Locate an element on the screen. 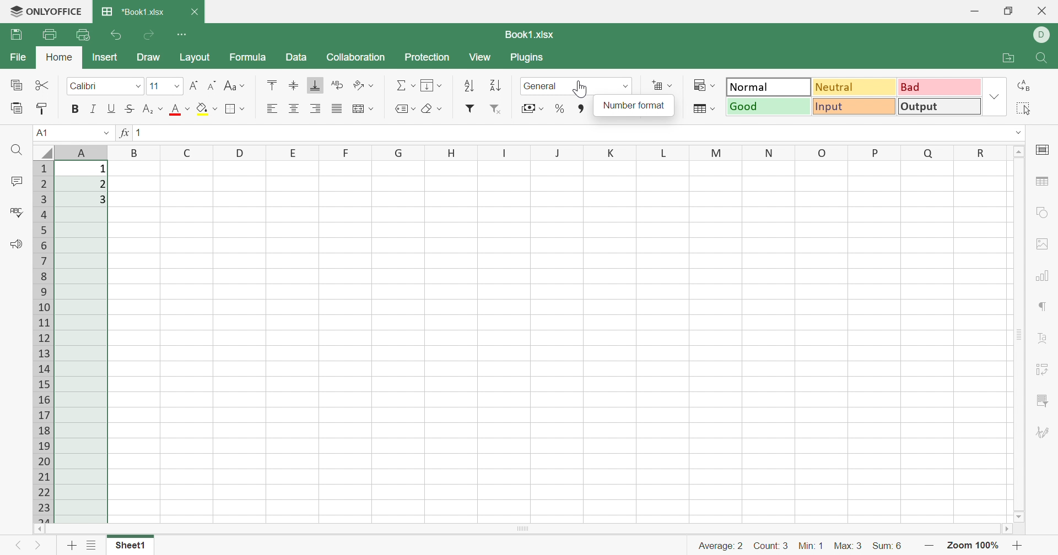 This screenshot has height=555, width=1058. Draw is located at coordinates (149, 58).